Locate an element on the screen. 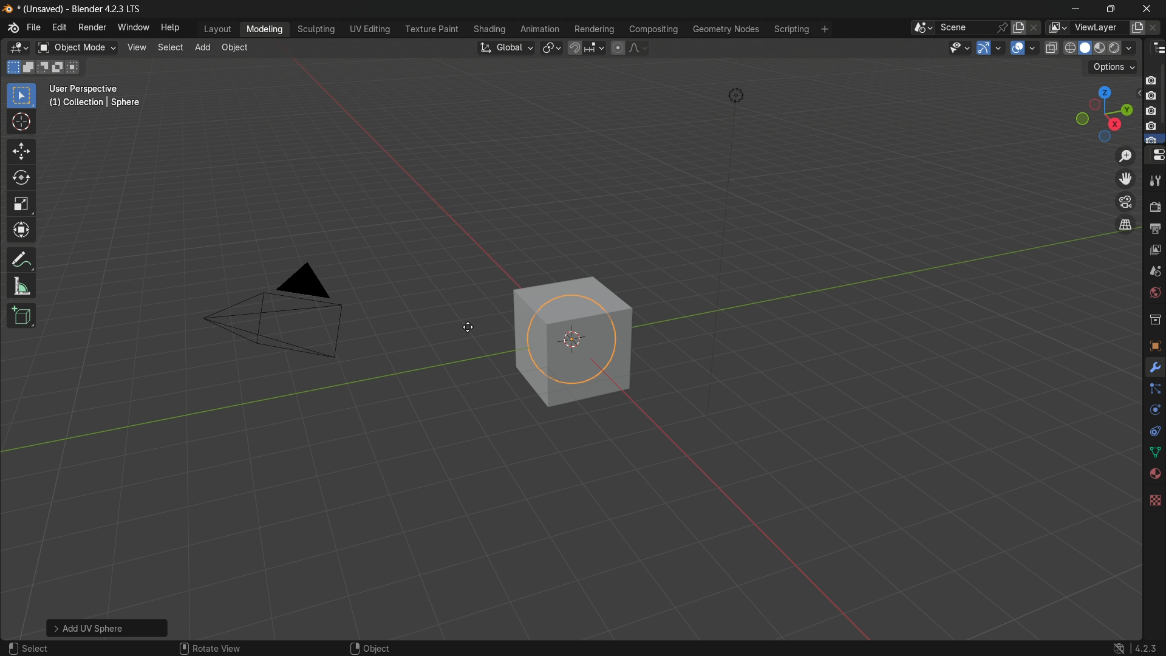  show gizmo is located at coordinates (984, 48).